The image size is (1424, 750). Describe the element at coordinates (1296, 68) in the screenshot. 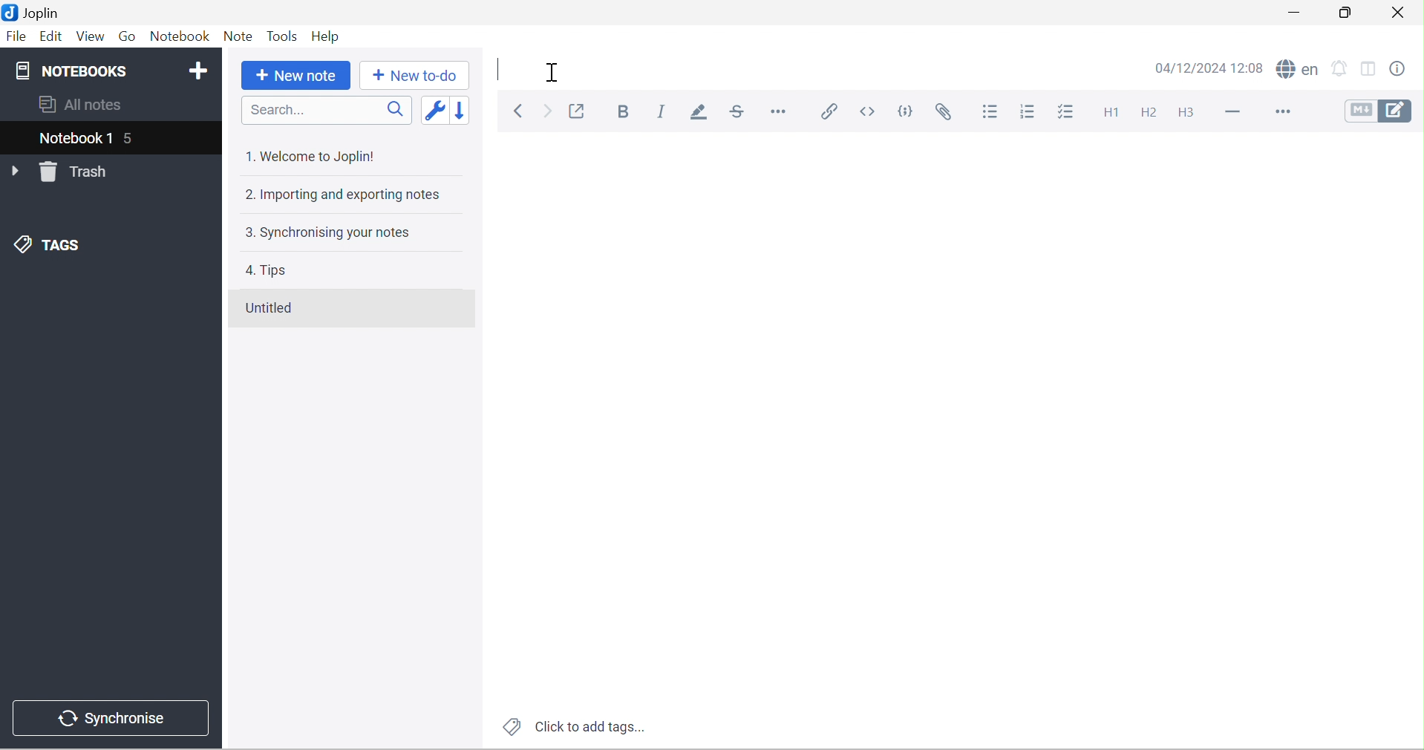

I see `spell checker` at that location.